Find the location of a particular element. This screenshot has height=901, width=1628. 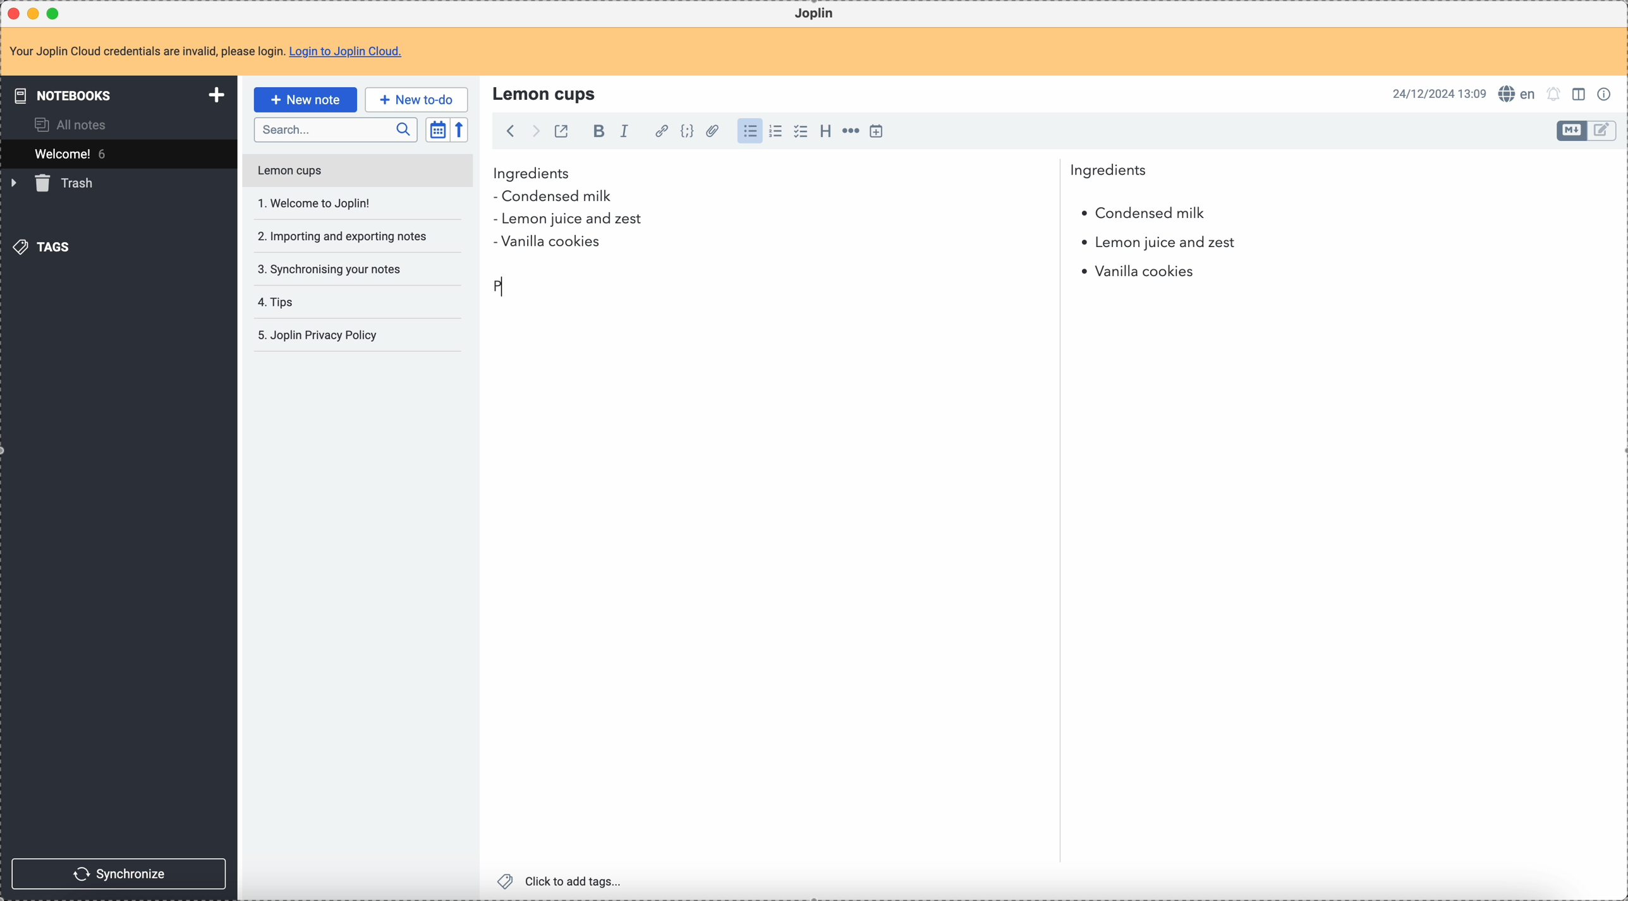

Joplin is located at coordinates (814, 14).